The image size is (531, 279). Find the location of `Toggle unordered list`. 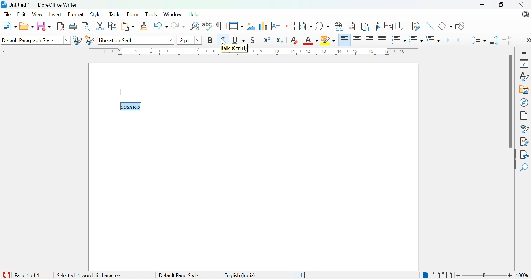

Toggle unordered list is located at coordinates (399, 41).